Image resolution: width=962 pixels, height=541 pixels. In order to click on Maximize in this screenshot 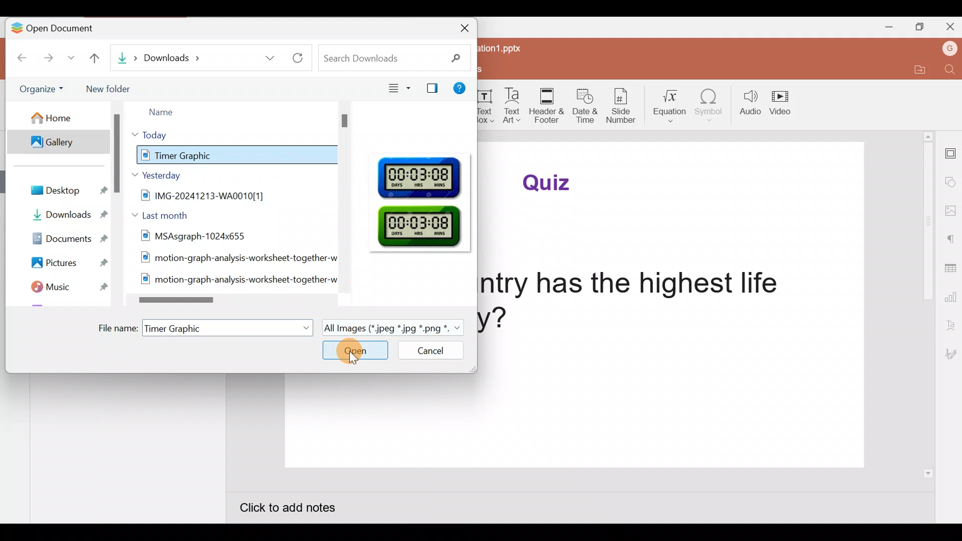, I will do `click(919, 26)`.